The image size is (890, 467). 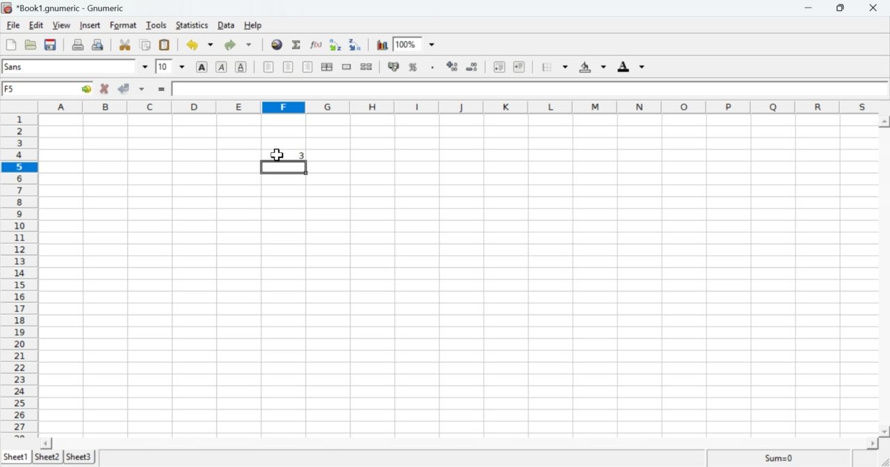 I want to click on Increase the number of decimals, so click(x=452, y=65).